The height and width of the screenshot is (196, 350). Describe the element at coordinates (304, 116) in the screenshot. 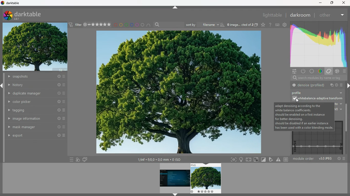

I see `description` at that location.